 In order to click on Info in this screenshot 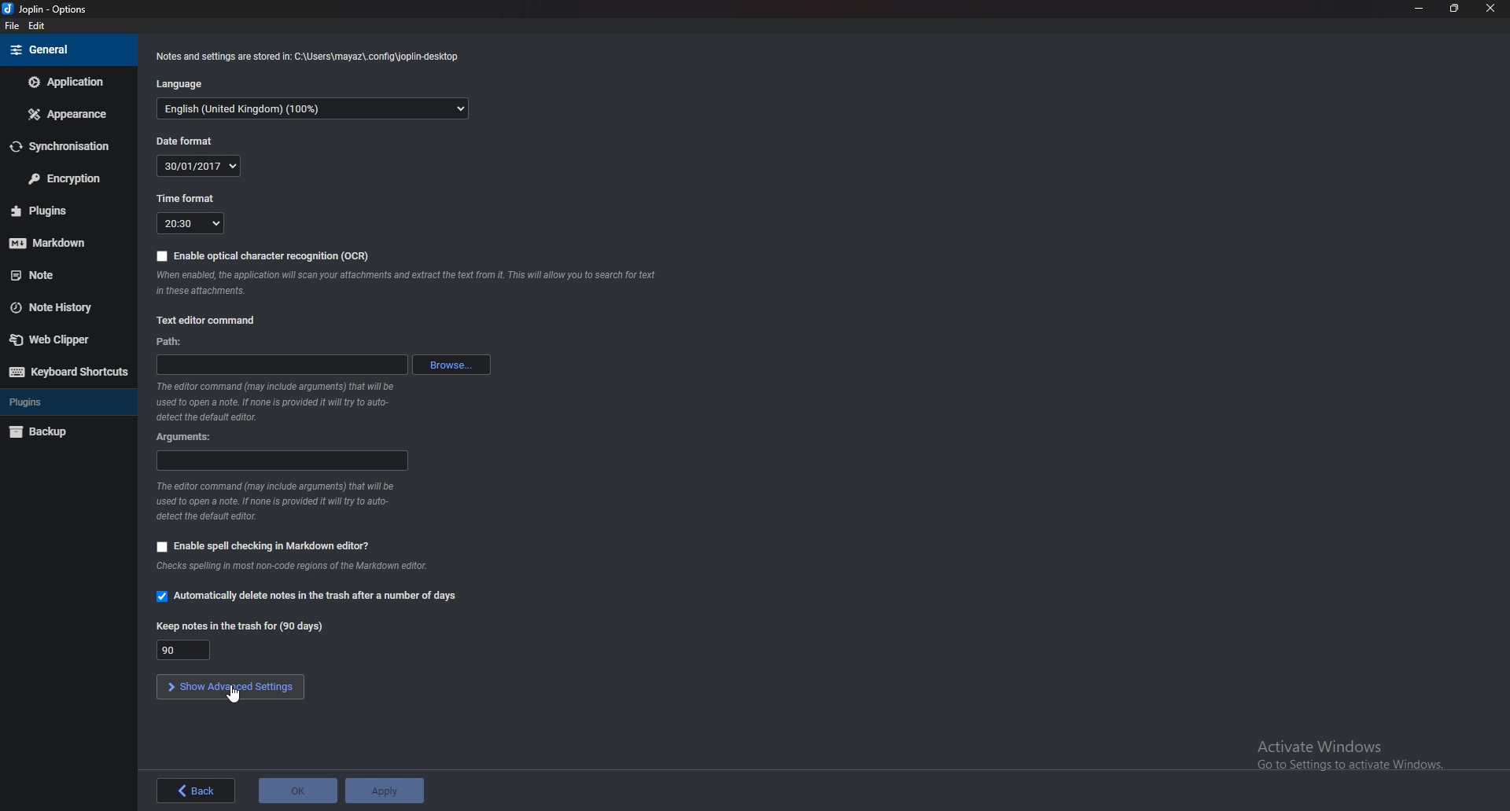, I will do `click(275, 501)`.